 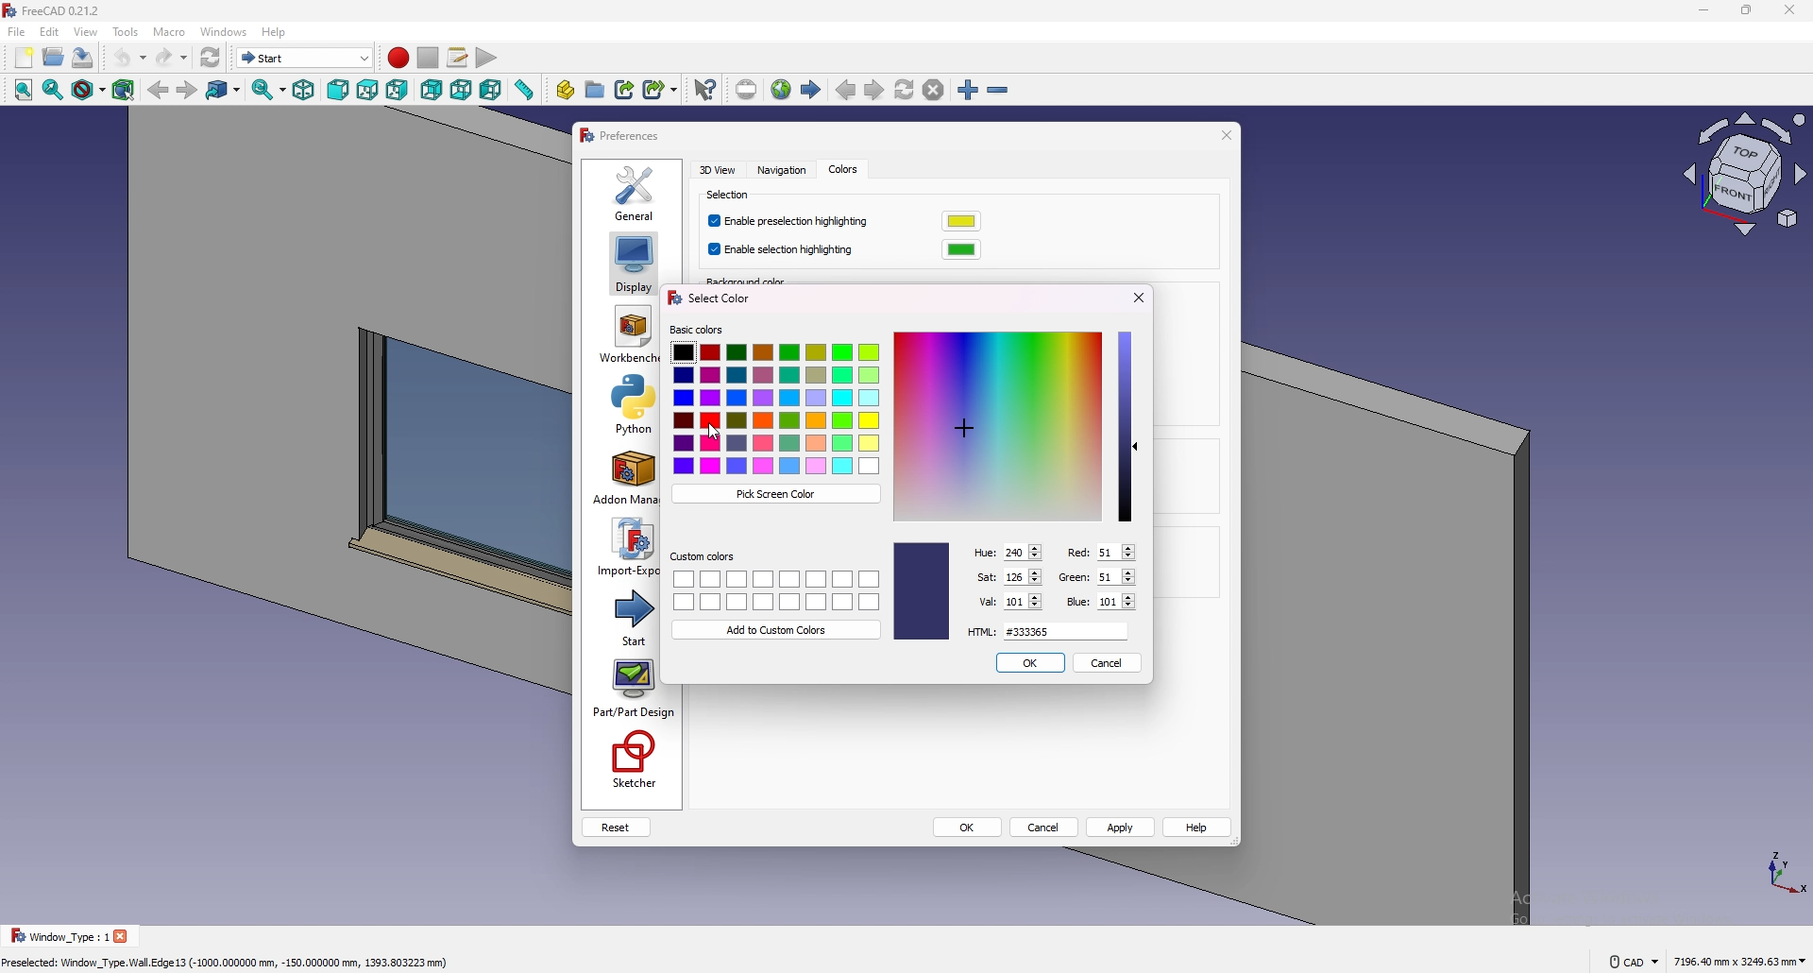 I want to click on color shade, so click(x=922, y=590).